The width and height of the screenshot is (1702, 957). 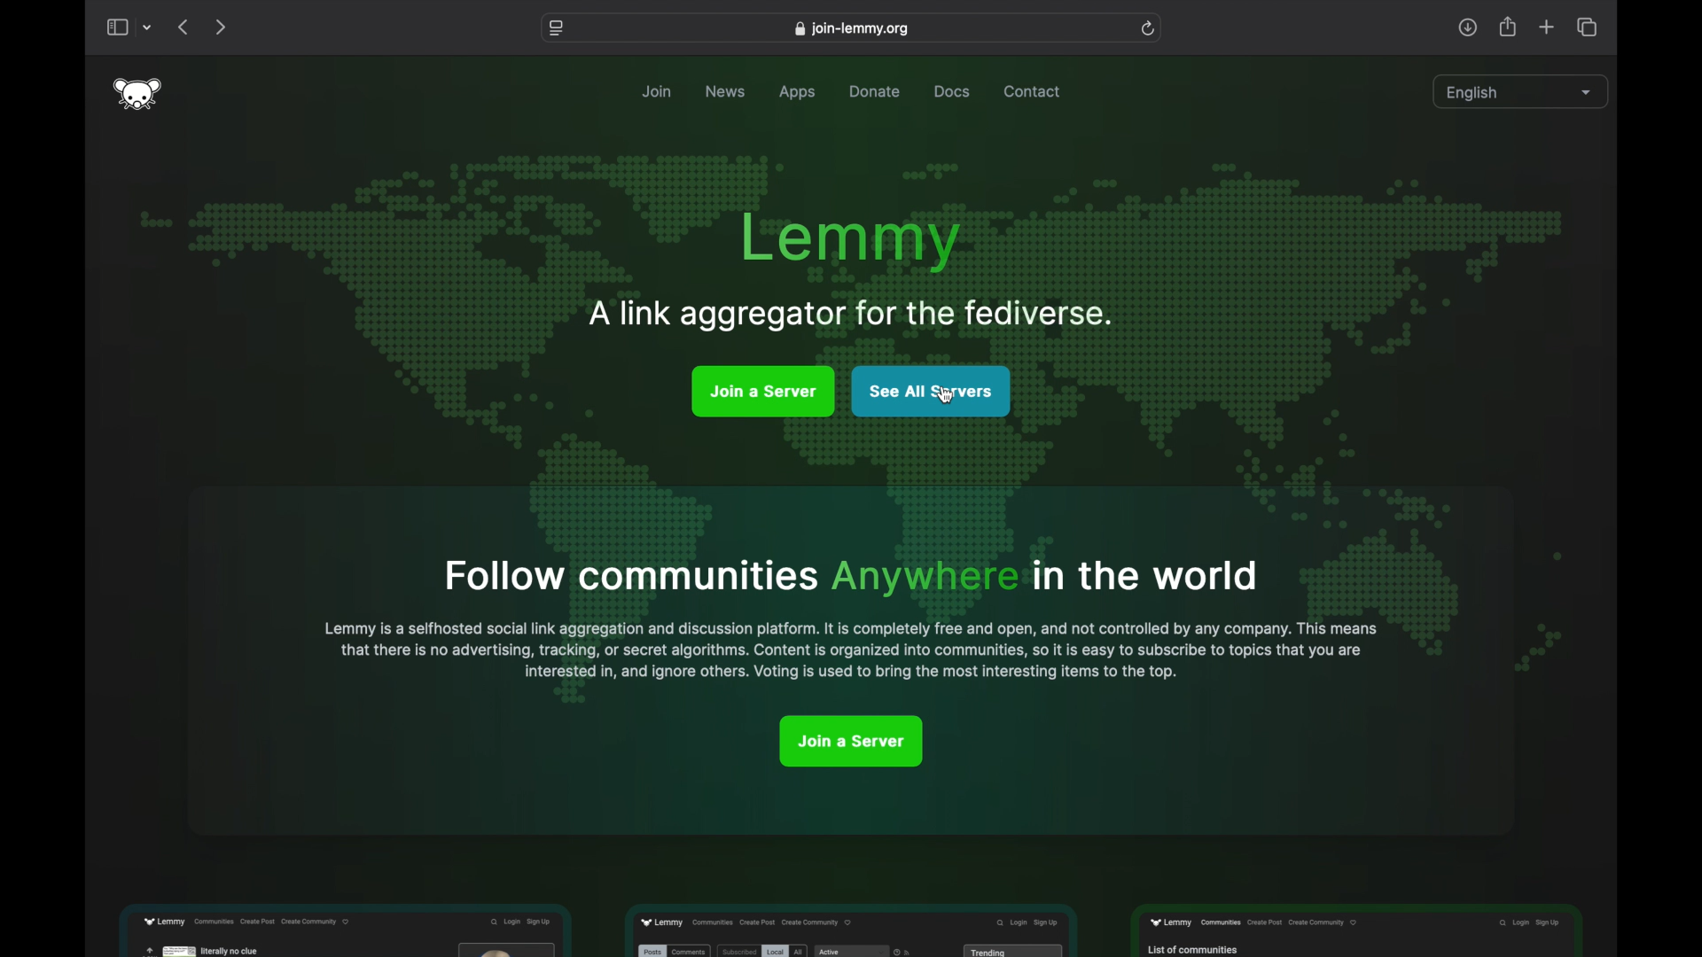 I want to click on cursor, so click(x=948, y=396).